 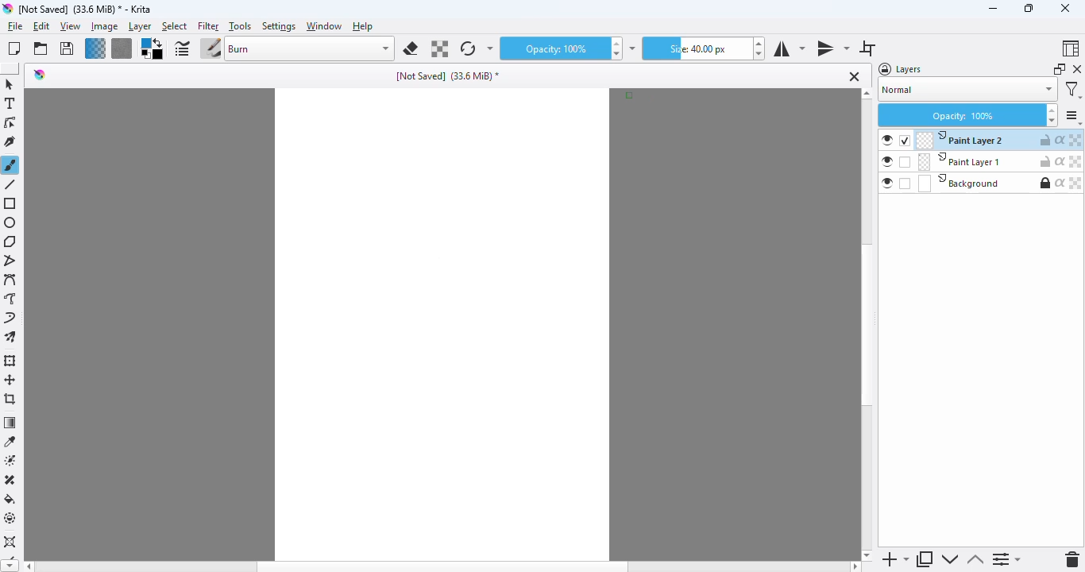 I want to click on choose brush preset, so click(x=210, y=49).